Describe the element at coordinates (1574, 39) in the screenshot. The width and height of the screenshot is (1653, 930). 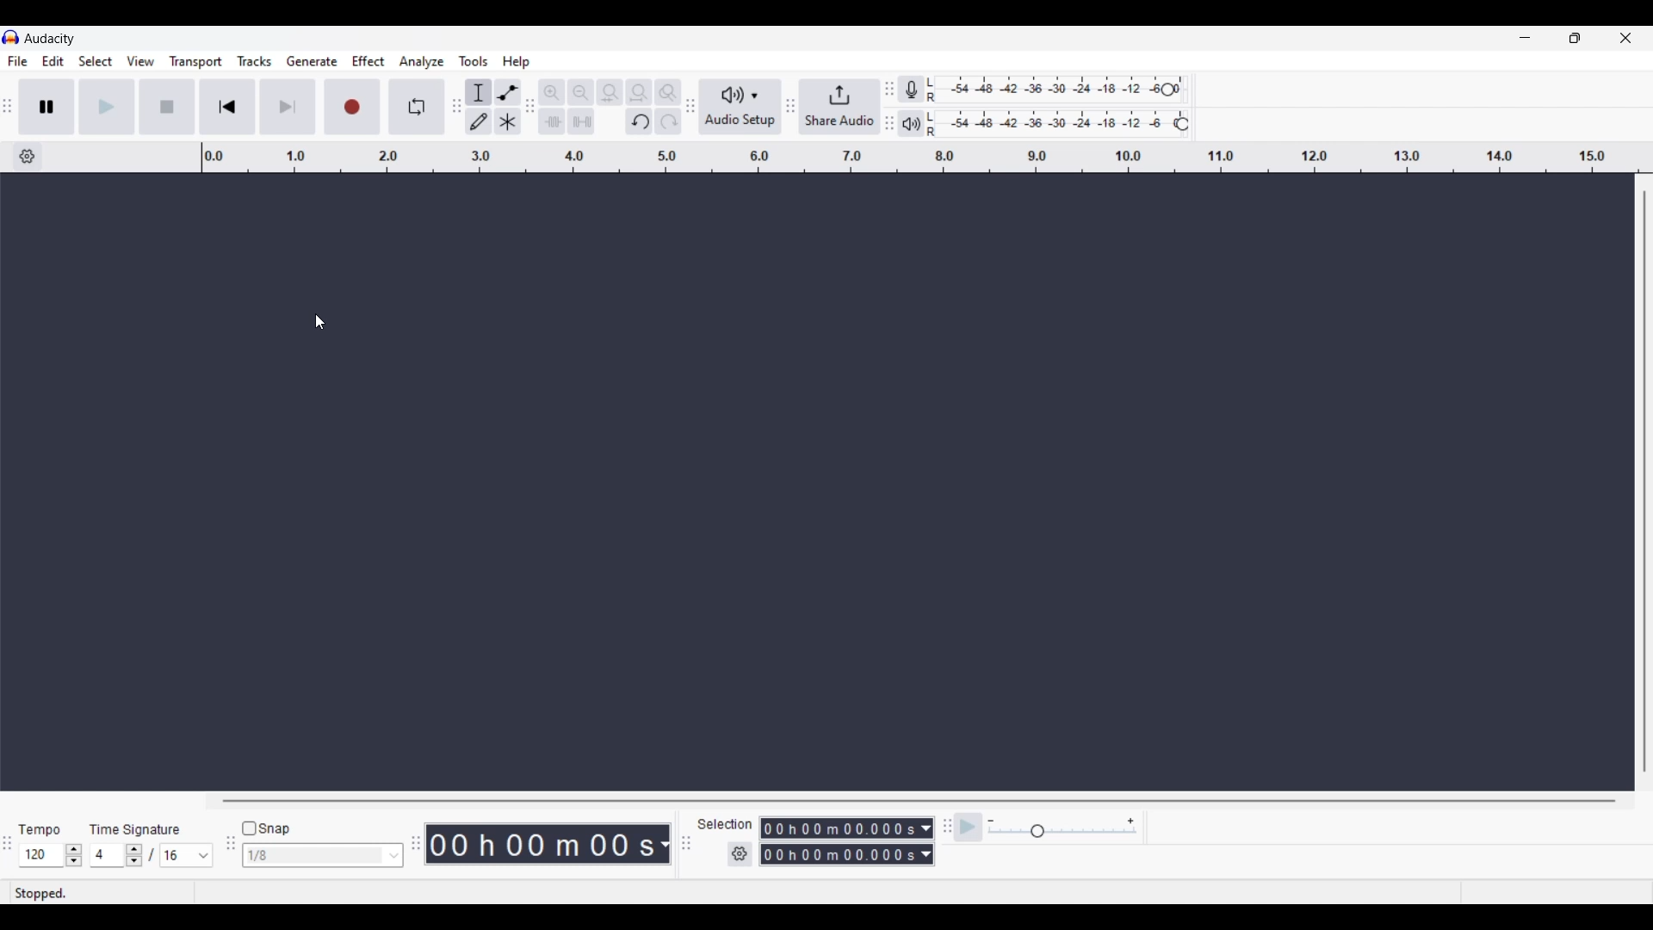
I see `Show interface in a smaller tab` at that location.